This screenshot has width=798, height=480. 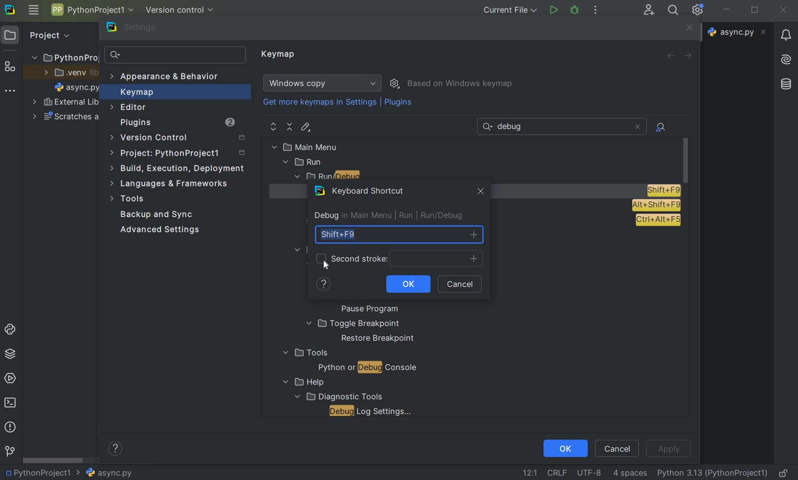 What do you see at coordinates (279, 55) in the screenshot?
I see `keymap` at bounding box center [279, 55].